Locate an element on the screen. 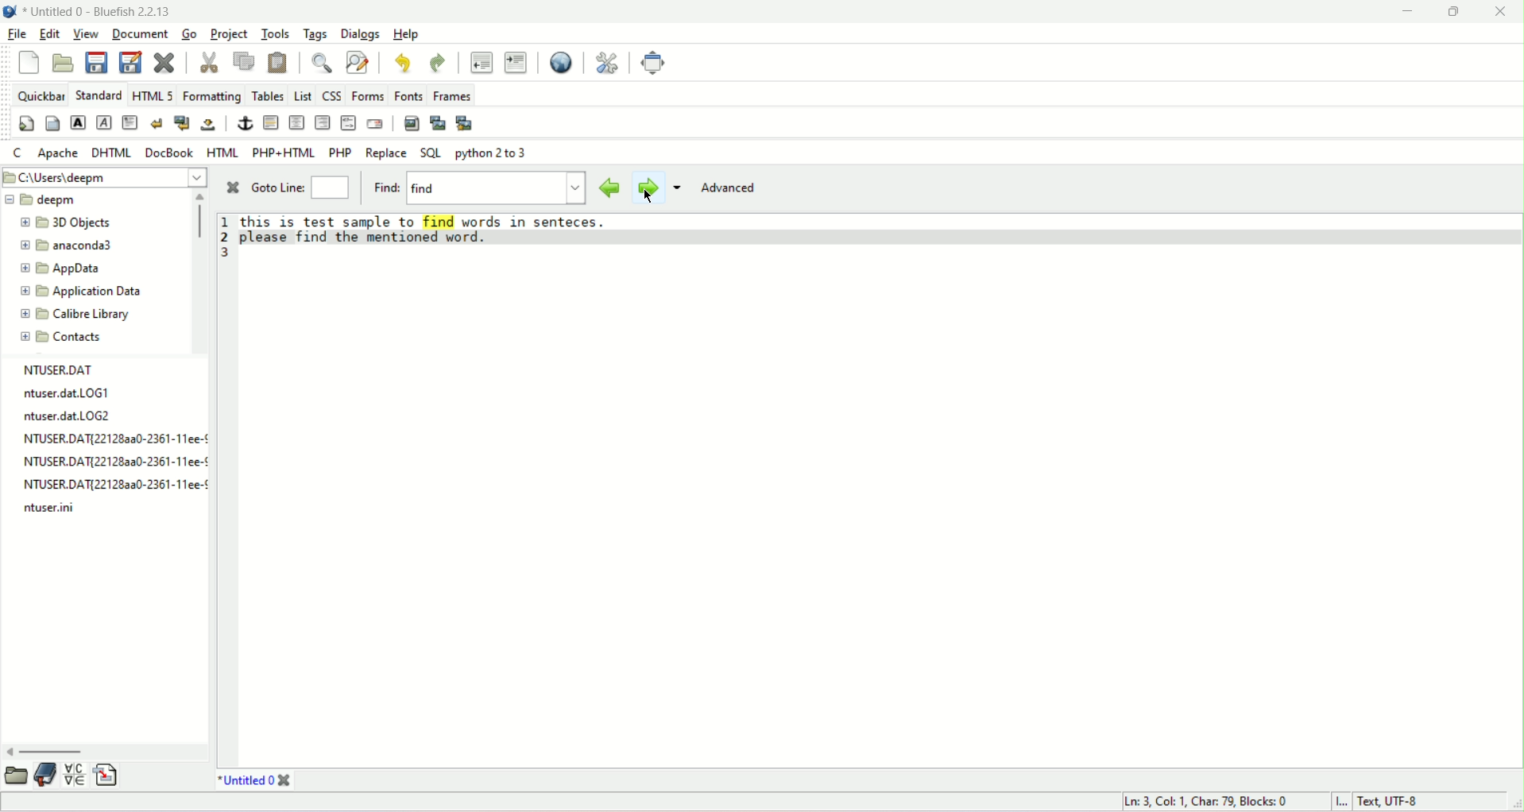 This screenshot has width=1524, height=812. current tab is located at coordinates (242, 779).